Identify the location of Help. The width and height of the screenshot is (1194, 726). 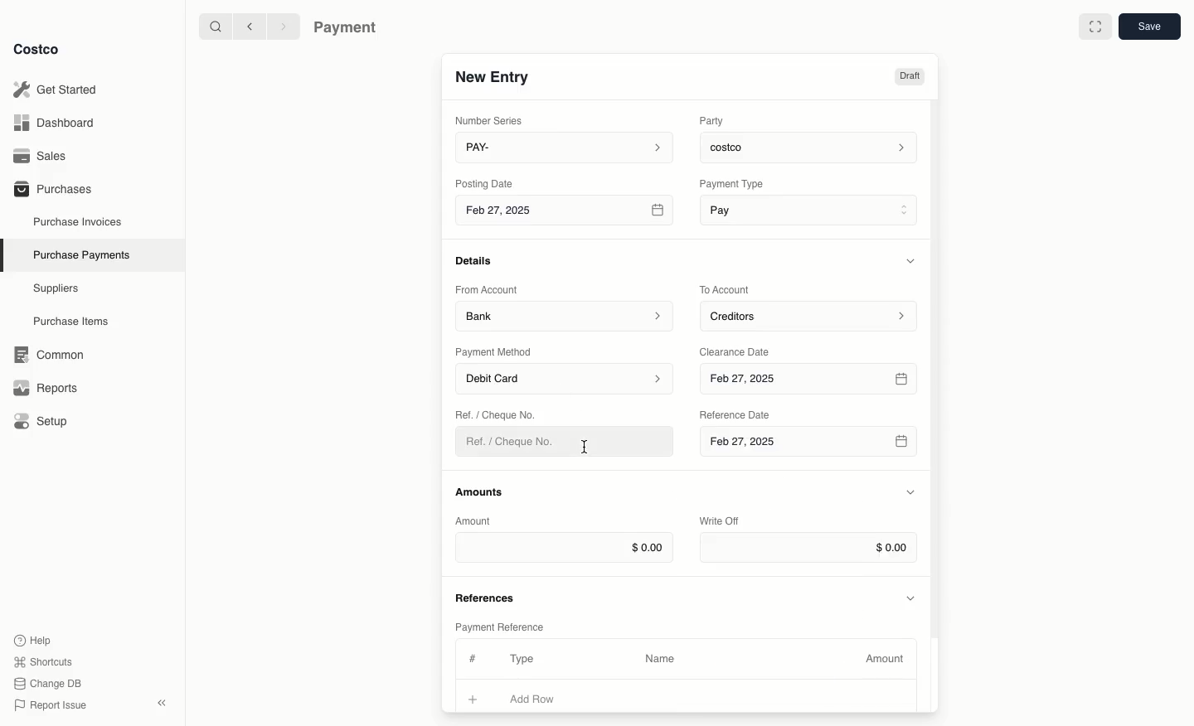
(32, 639).